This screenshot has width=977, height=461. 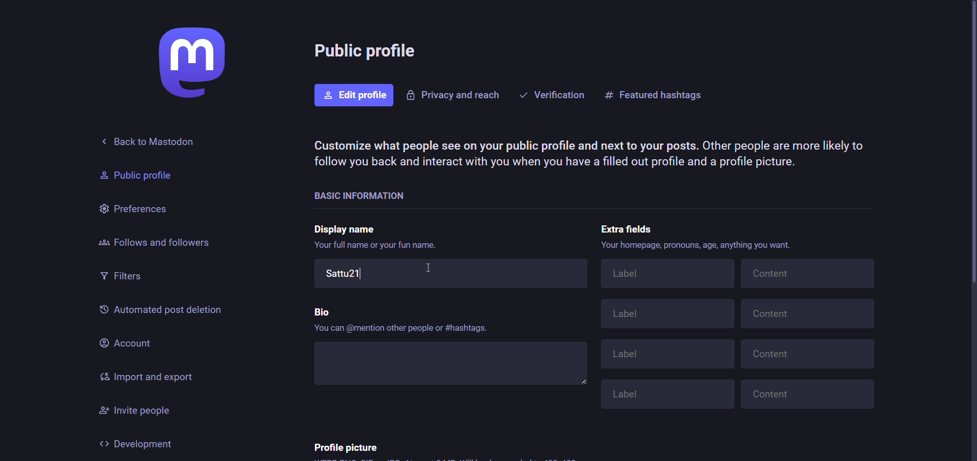 What do you see at coordinates (125, 342) in the screenshot?
I see `account` at bounding box center [125, 342].